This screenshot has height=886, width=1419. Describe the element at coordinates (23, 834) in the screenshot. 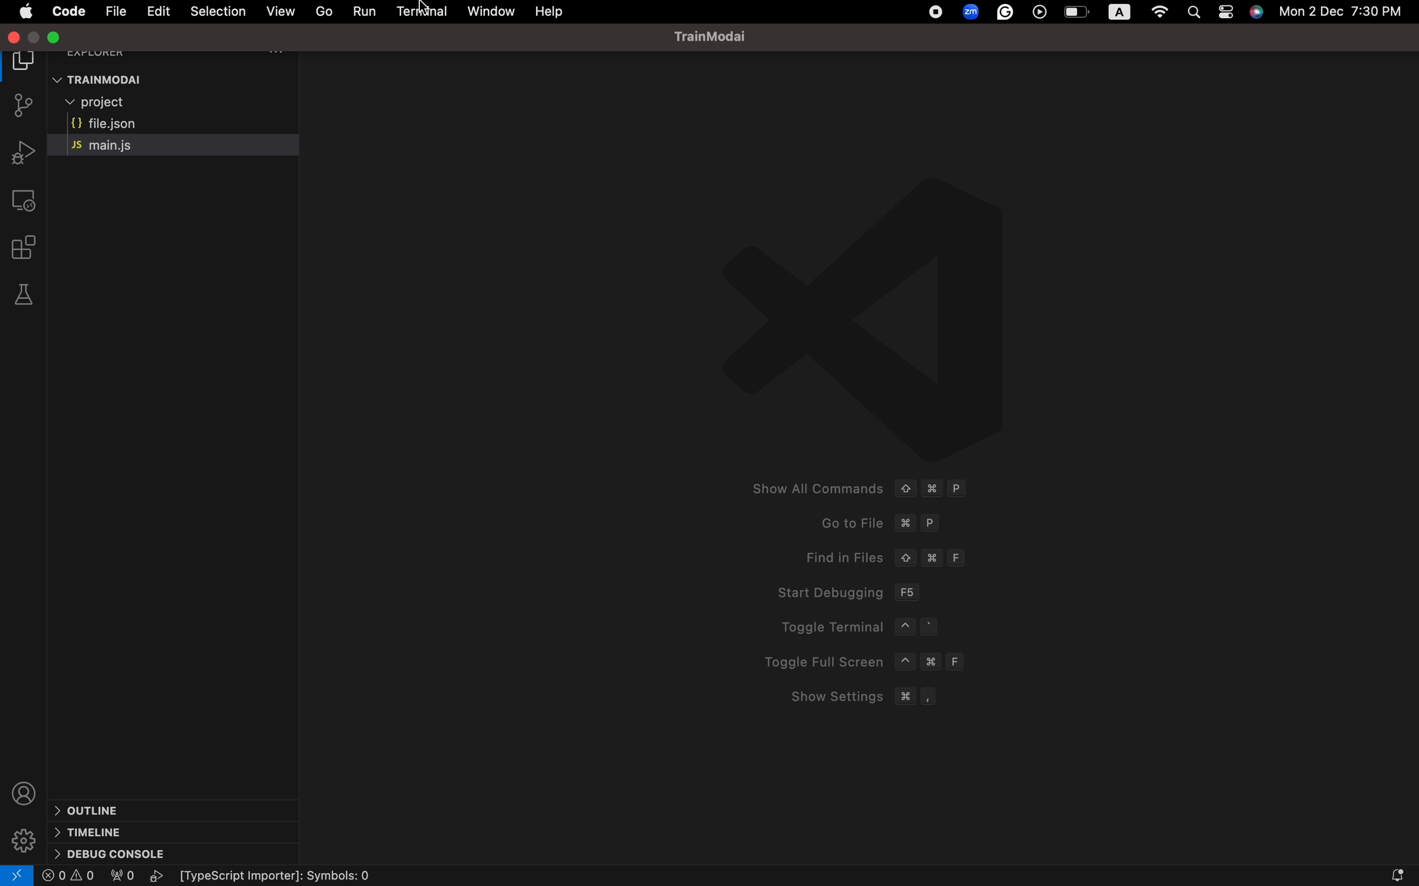

I see `setting` at that location.